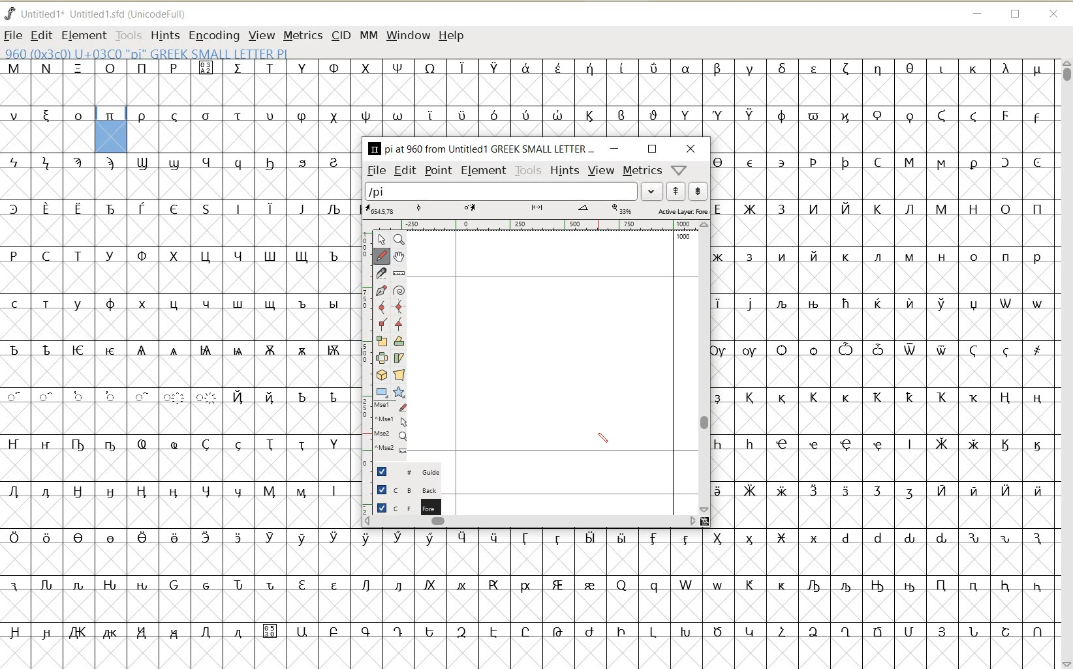 This screenshot has width=1073, height=669. What do you see at coordinates (84, 35) in the screenshot?
I see `ELEMENT` at bounding box center [84, 35].